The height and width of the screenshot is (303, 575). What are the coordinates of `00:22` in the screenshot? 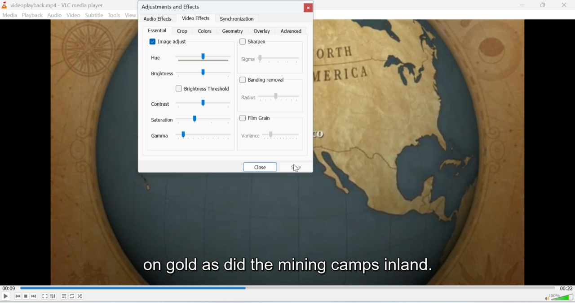 It's located at (566, 288).